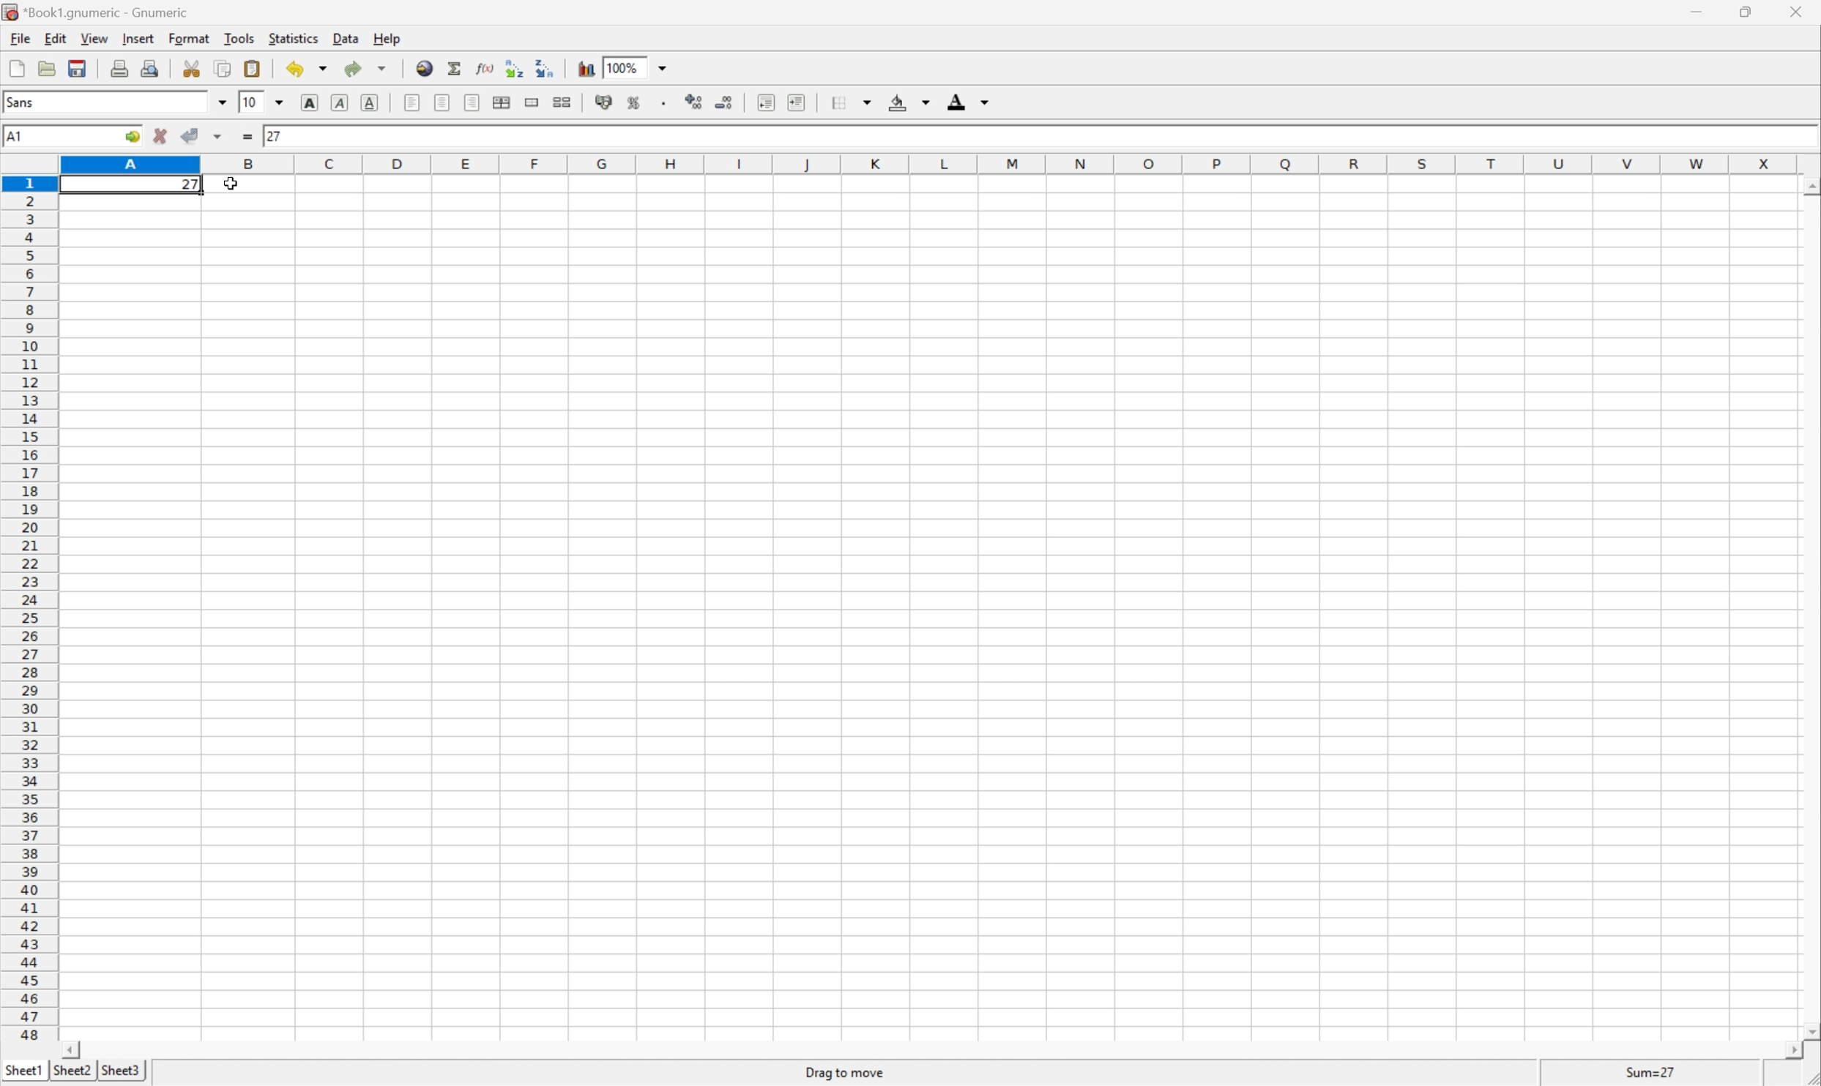 This screenshot has width=1821, height=1086. Describe the element at coordinates (628, 67) in the screenshot. I see `100%` at that location.